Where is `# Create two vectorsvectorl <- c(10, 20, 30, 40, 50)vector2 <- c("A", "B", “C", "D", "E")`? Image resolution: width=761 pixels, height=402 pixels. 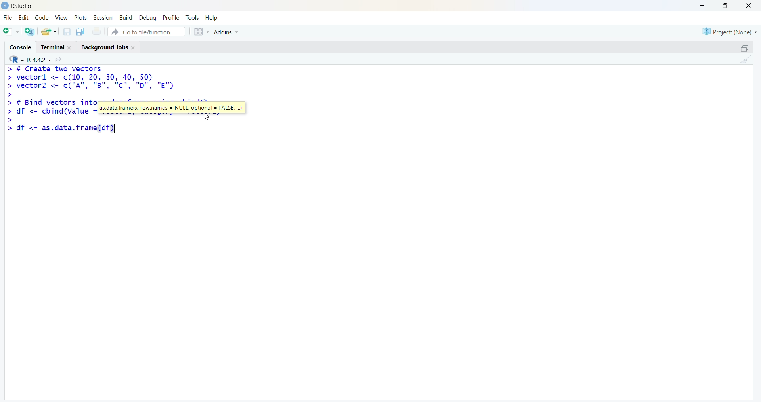
# Create two vectorsvectorl <- c(10, 20, 30, 40, 50)vector2 <- c("A", "B", “C", "D", "E") is located at coordinates (90, 82).